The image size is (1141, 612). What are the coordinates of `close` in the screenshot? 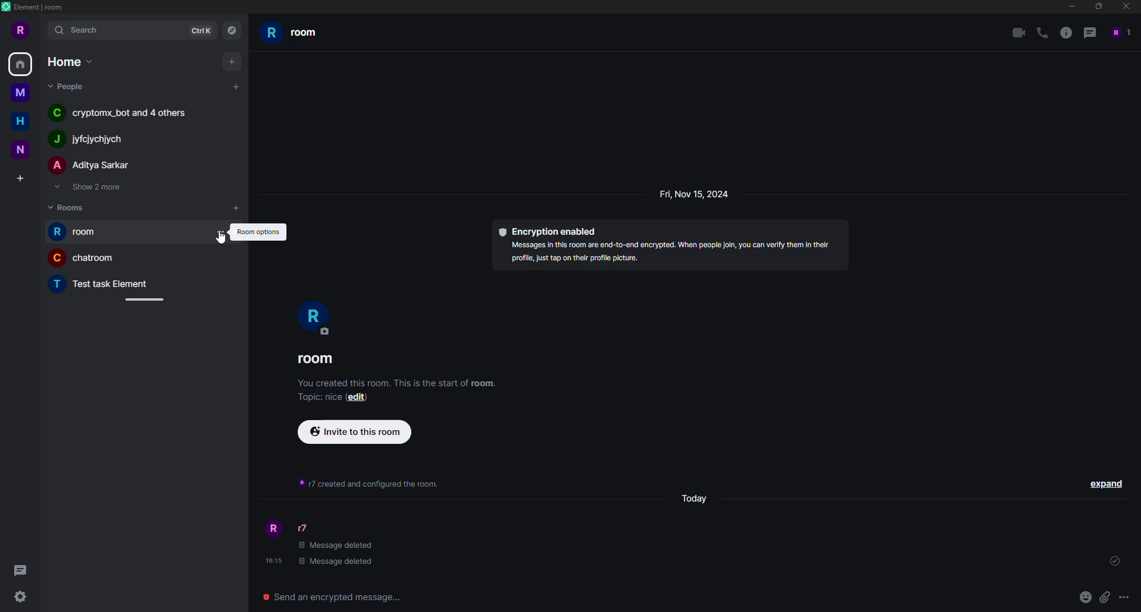 It's located at (1127, 7).